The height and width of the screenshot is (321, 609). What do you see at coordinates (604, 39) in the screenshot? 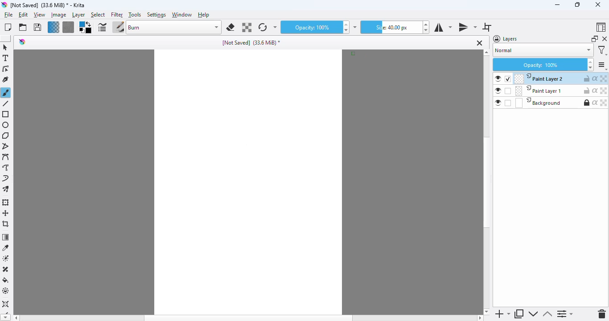
I see `close docker` at bounding box center [604, 39].